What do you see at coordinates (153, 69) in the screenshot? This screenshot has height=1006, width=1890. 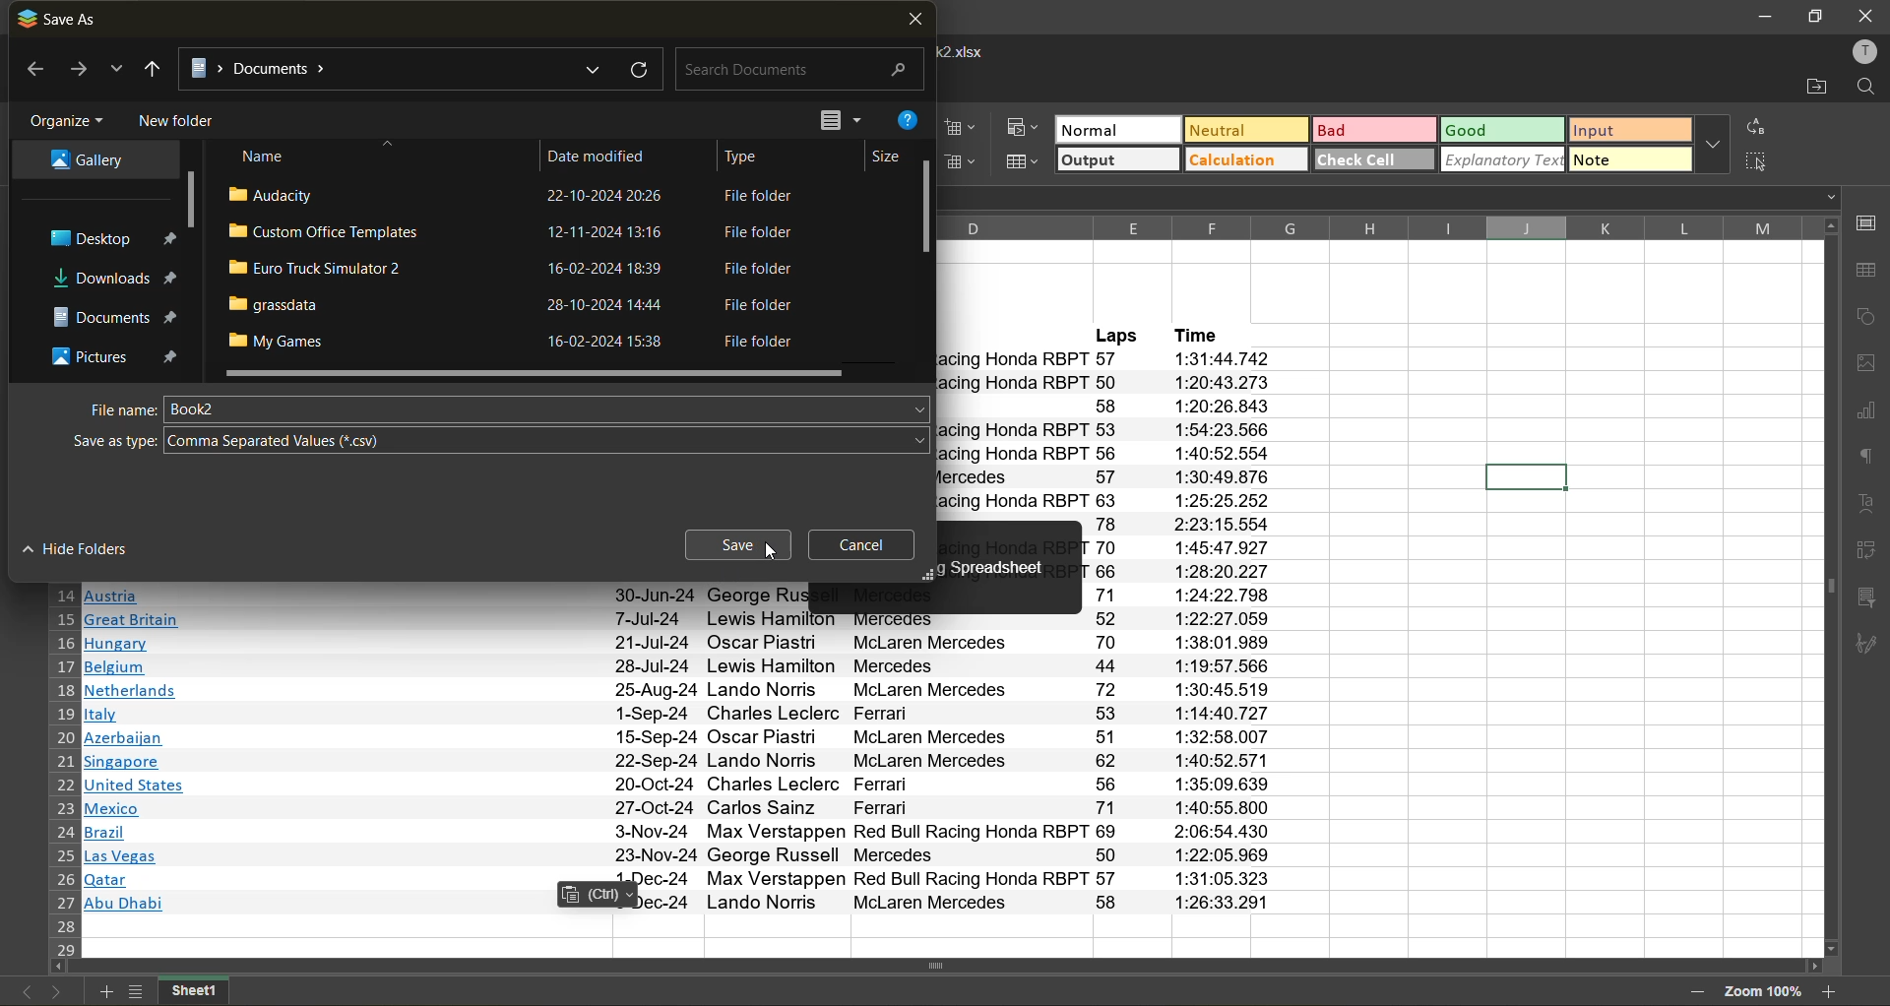 I see `go to the history` at bounding box center [153, 69].